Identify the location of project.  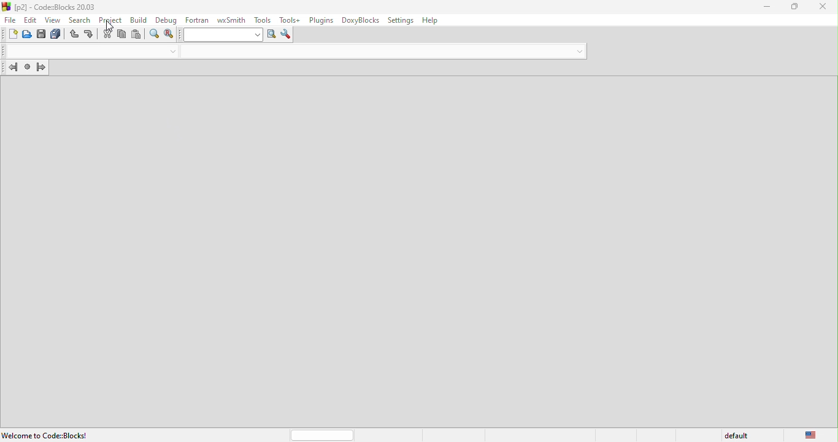
(110, 19).